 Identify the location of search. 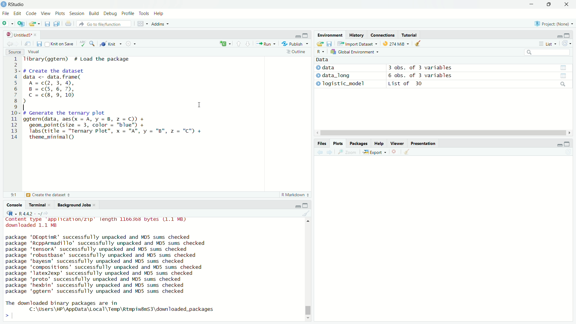
(546, 53).